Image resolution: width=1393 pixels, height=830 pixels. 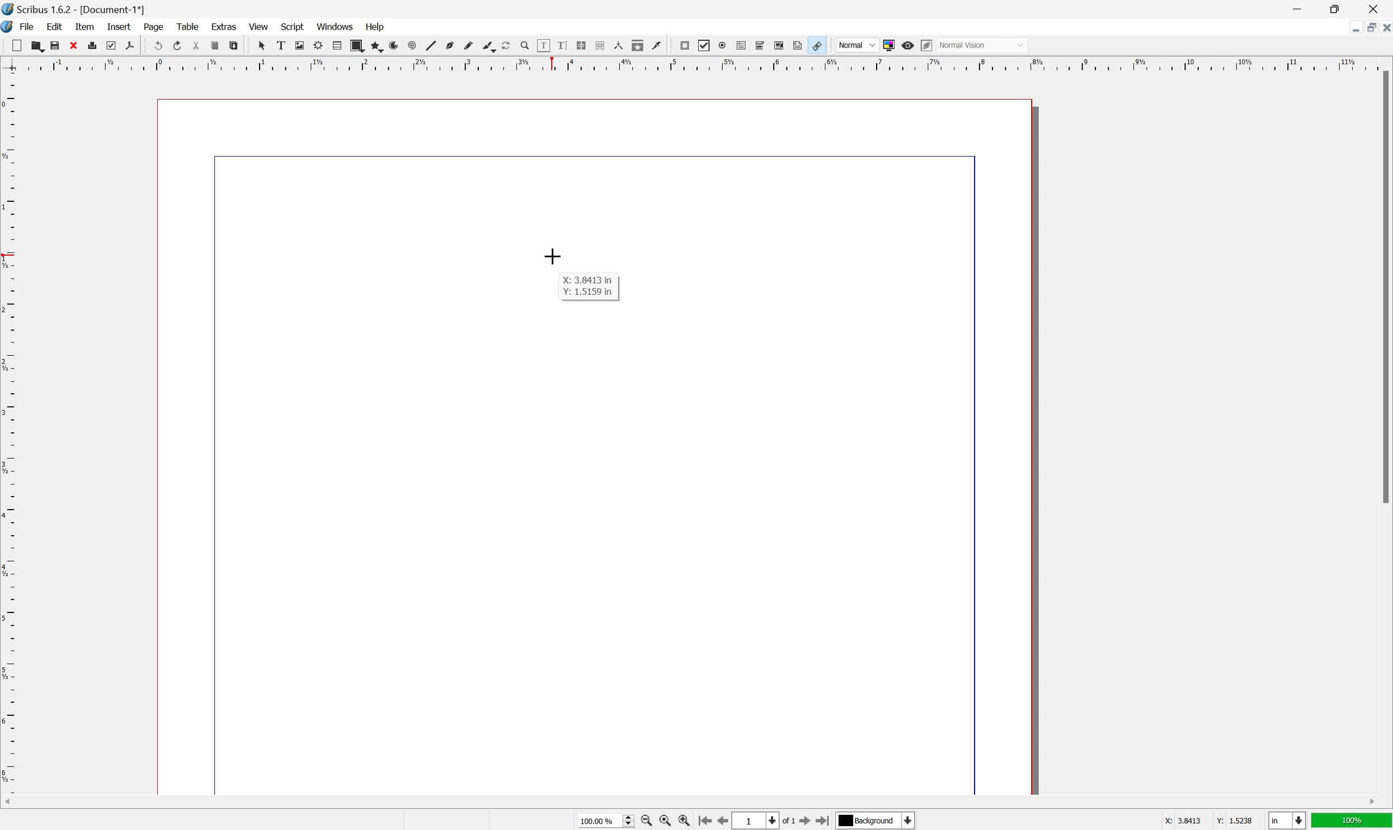 What do you see at coordinates (28, 26) in the screenshot?
I see `File` at bounding box center [28, 26].